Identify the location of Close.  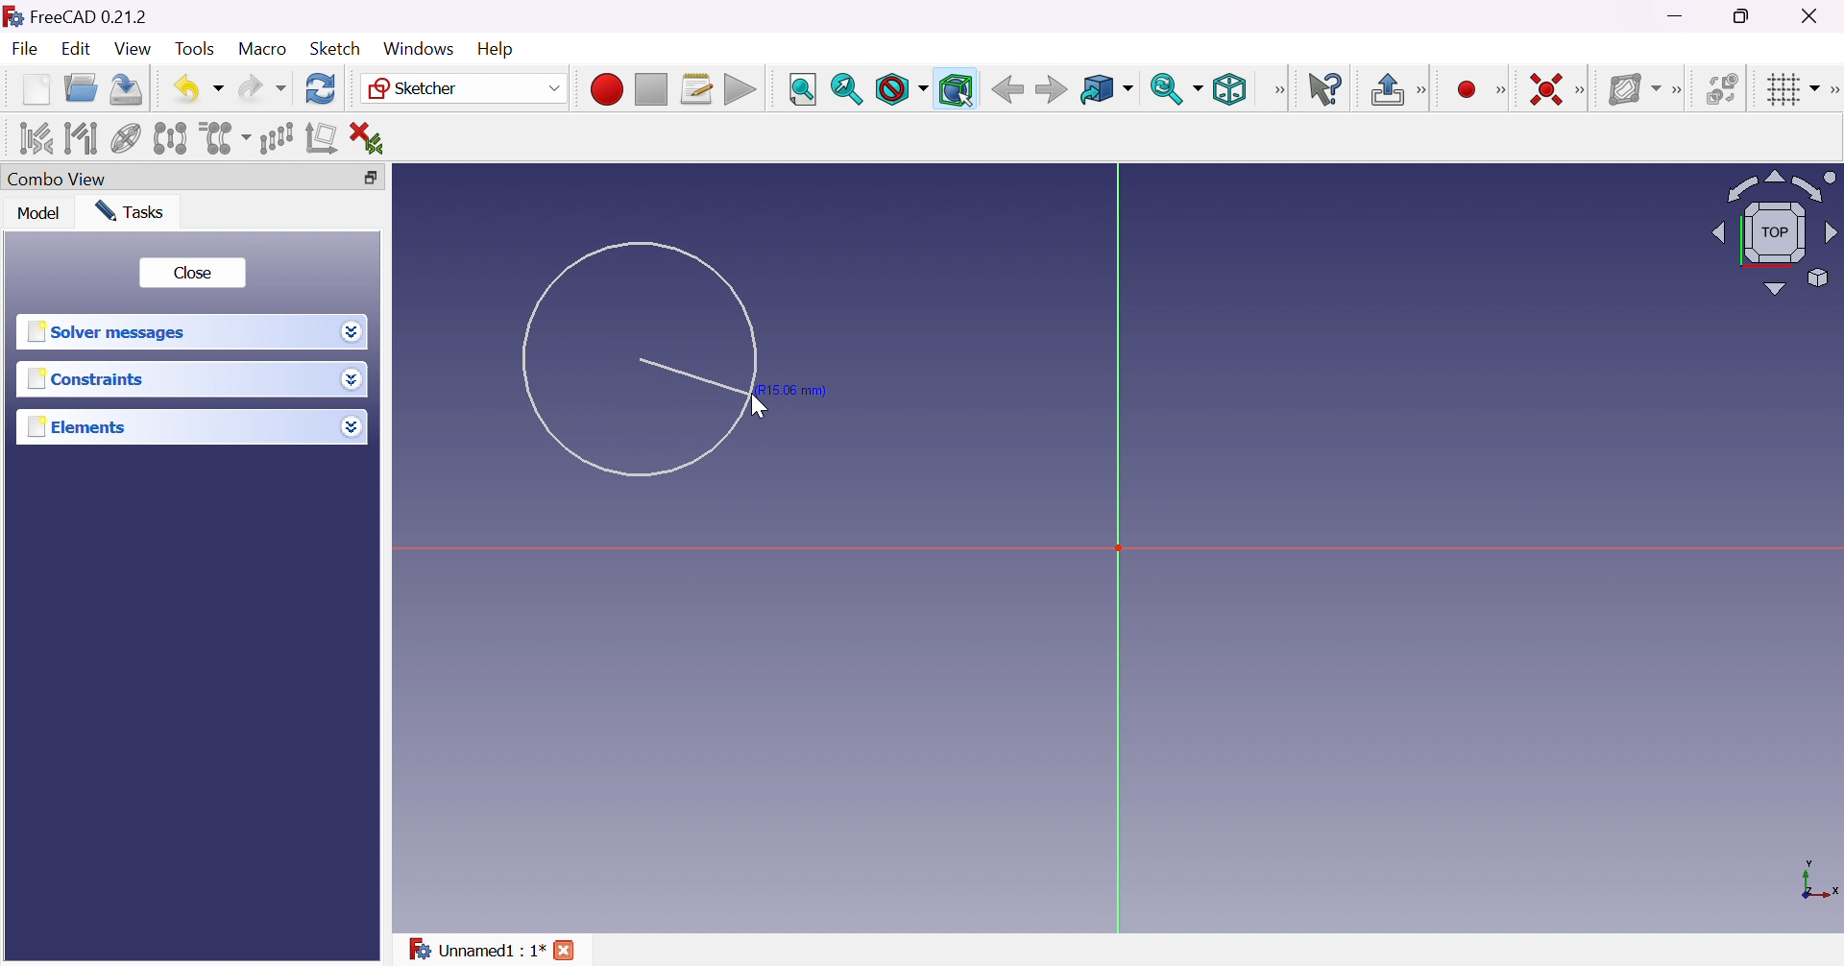
(191, 273).